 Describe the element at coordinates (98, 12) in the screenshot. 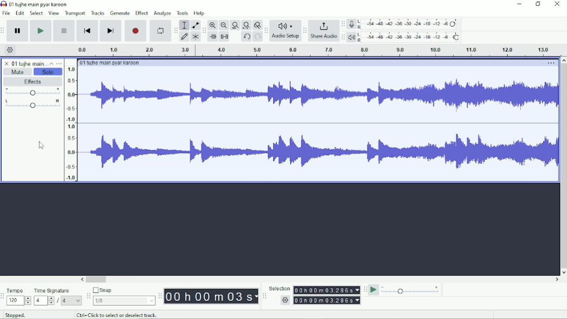

I see `Tracks` at that location.